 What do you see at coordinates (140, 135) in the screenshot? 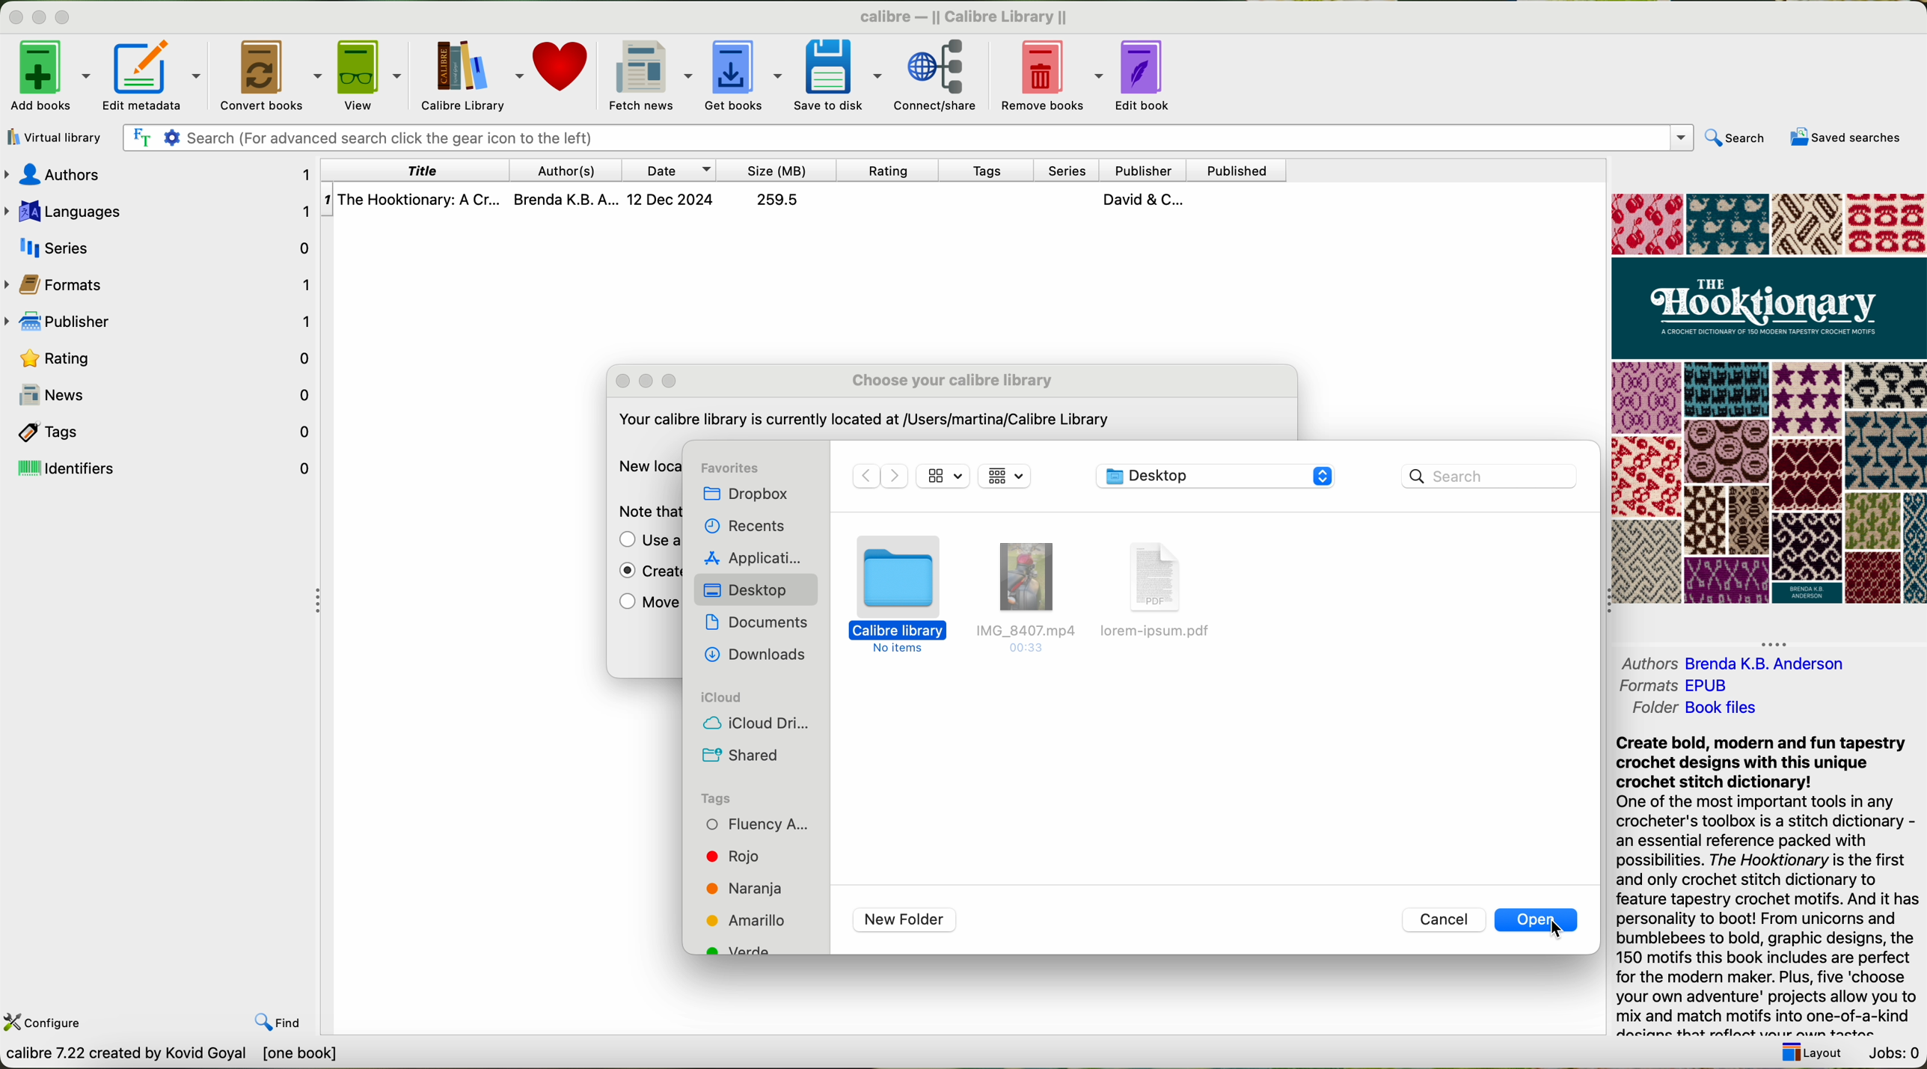
I see `Find the text` at bounding box center [140, 135].